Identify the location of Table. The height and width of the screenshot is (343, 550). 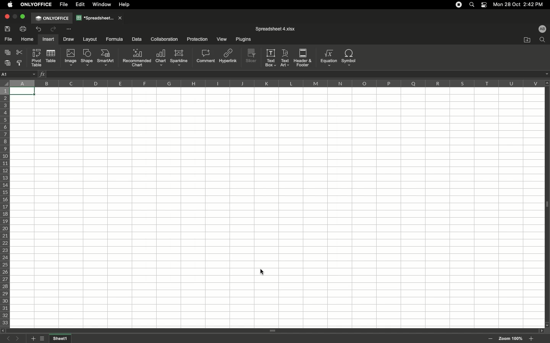
(50, 57).